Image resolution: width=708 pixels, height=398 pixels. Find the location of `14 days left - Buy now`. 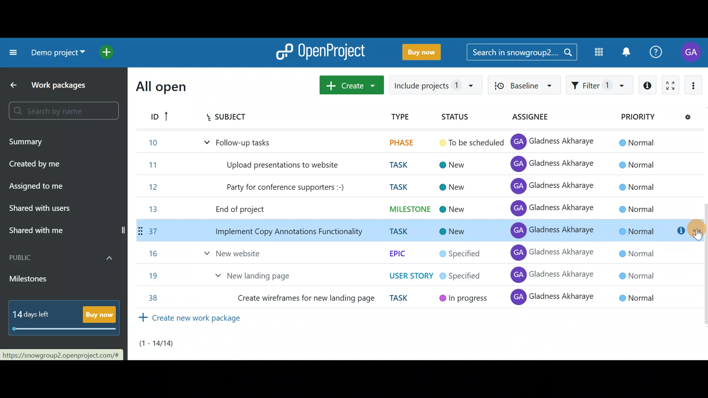

14 days left - Buy now is located at coordinates (63, 318).